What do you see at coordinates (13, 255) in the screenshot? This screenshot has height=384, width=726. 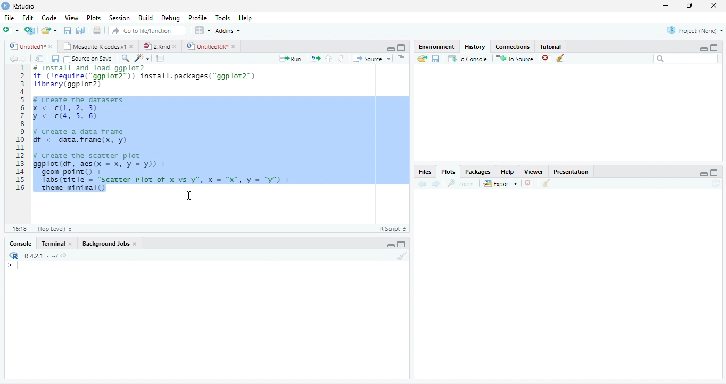 I see `R` at bounding box center [13, 255].